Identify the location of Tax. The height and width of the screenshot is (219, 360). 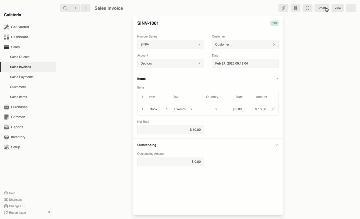
(176, 97).